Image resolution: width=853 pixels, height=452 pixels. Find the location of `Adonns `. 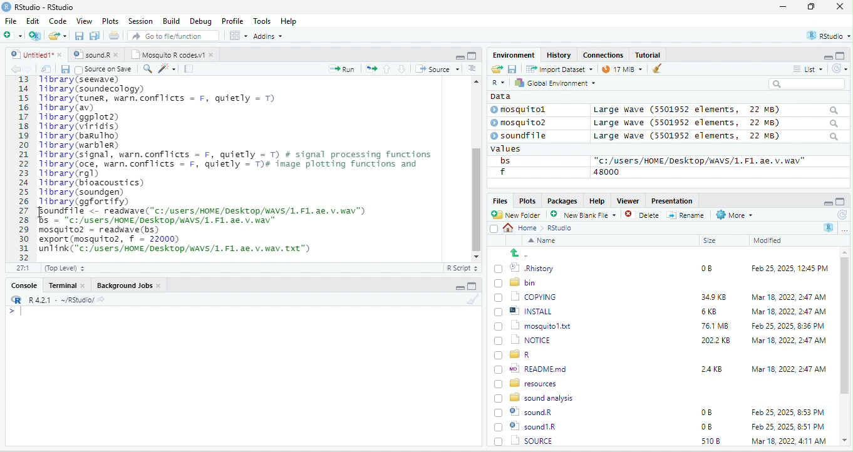

Adonns  is located at coordinates (268, 38).